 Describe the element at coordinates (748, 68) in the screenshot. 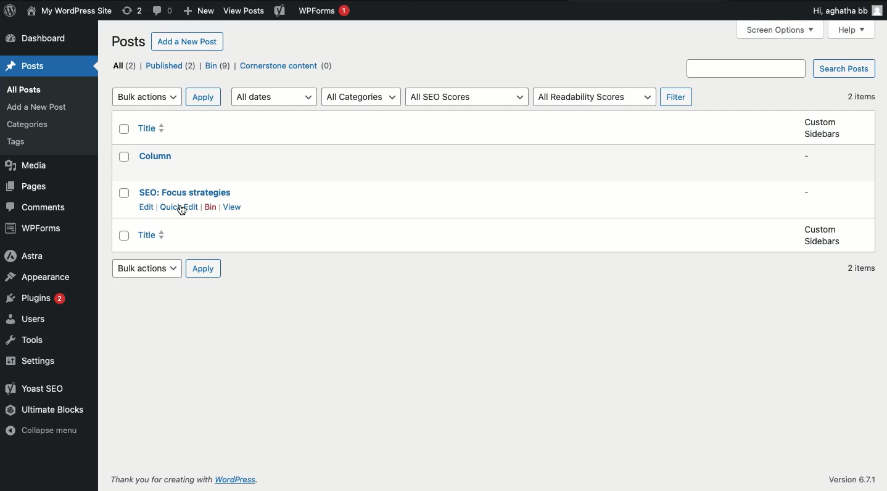

I see `Search` at that location.